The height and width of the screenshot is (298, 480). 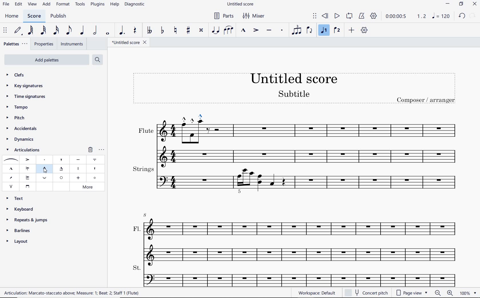 What do you see at coordinates (253, 16) in the screenshot?
I see `MIXER` at bounding box center [253, 16].